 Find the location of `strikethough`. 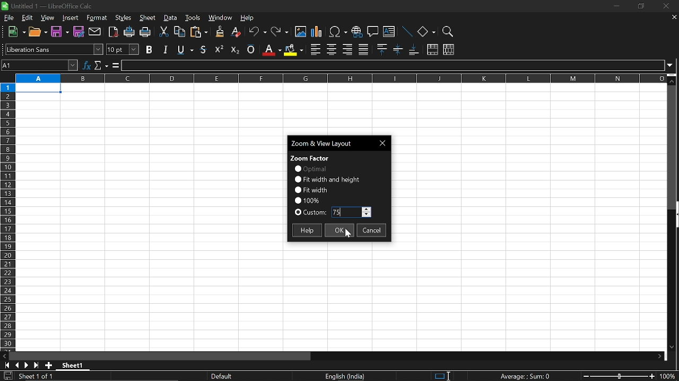

strikethough is located at coordinates (186, 49).